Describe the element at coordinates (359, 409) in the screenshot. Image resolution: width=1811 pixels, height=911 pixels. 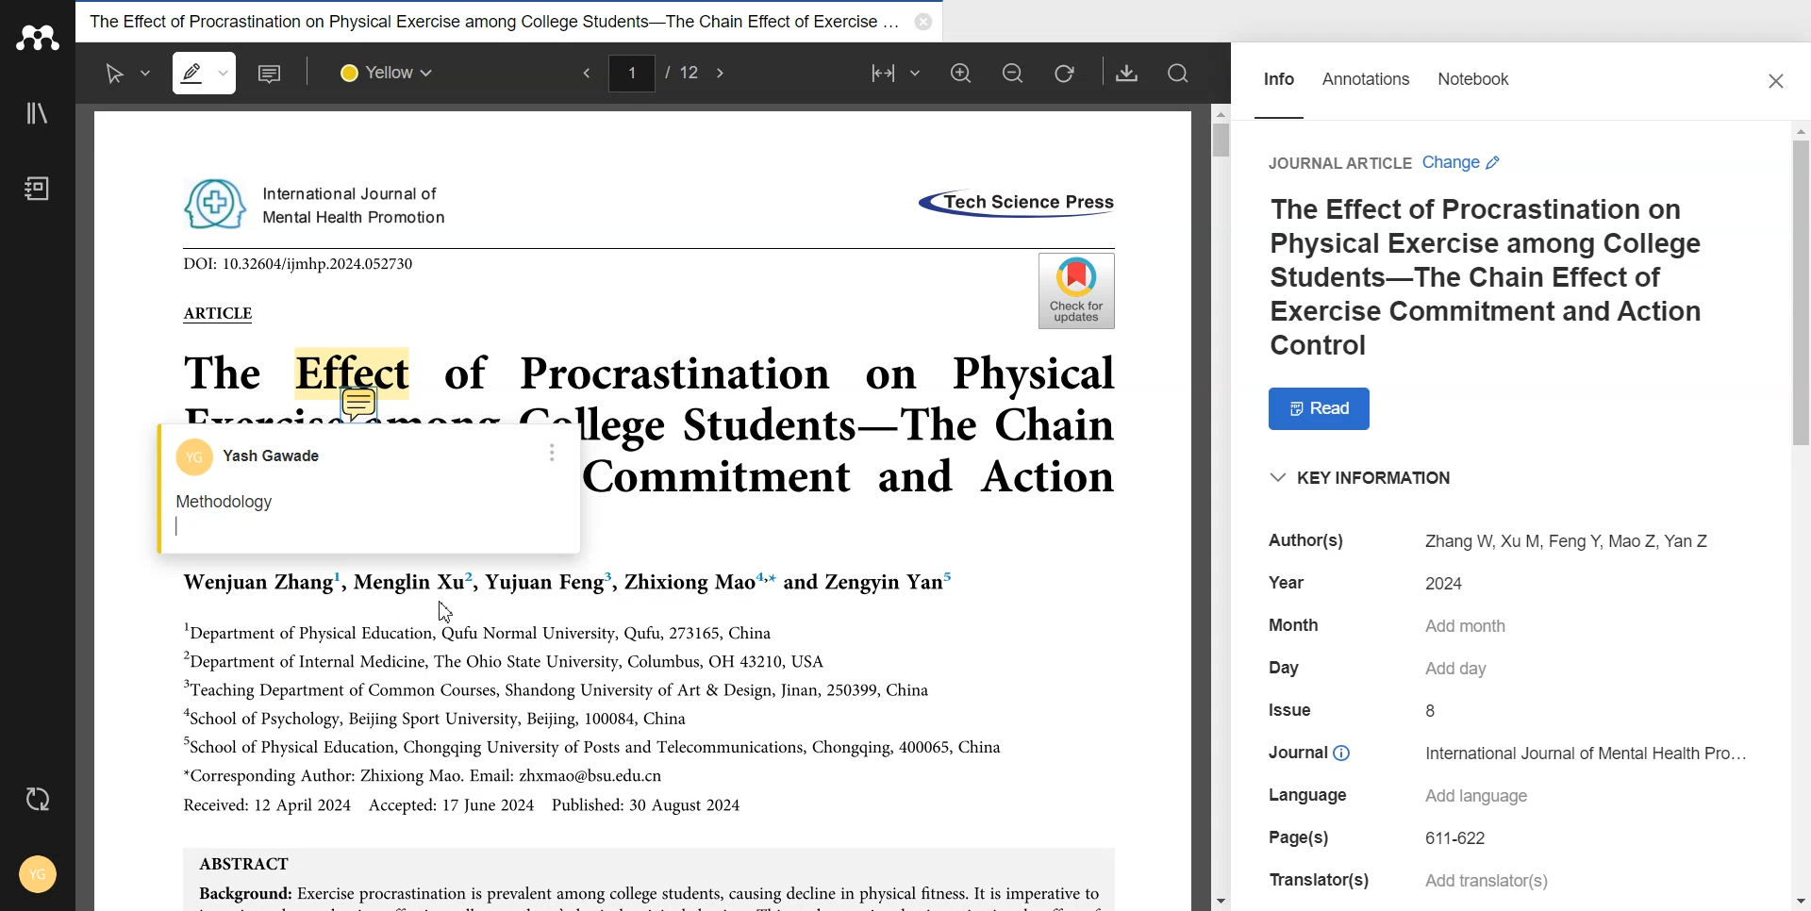
I see `Add note` at that location.